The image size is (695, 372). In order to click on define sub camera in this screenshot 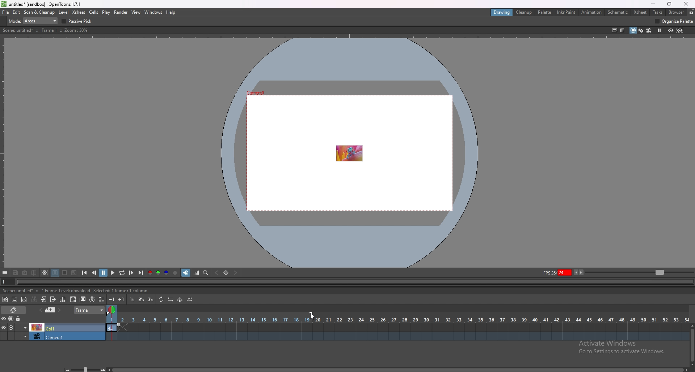, I will do `click(45, 273)`.